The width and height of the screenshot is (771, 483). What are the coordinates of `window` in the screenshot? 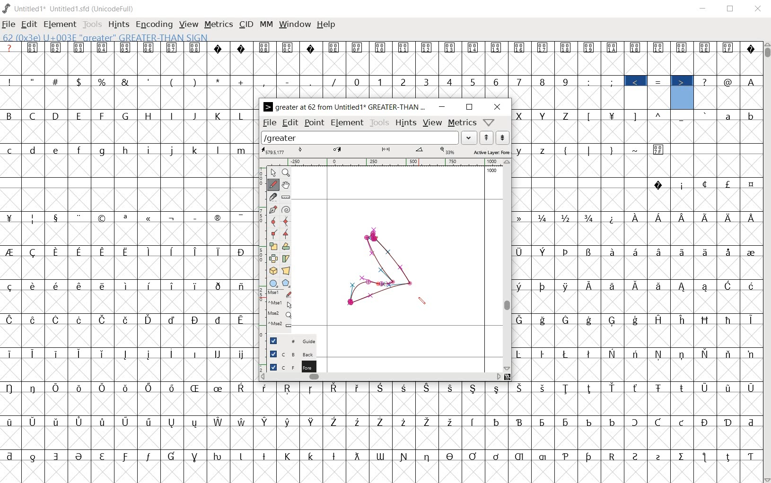 It's located at (295, 25).